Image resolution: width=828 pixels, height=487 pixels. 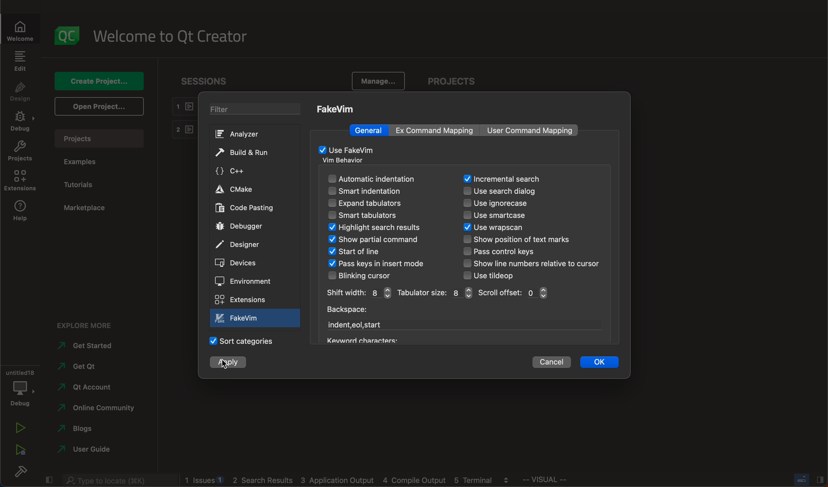 What do you see at coordinates (98, 138) in the screenshot?
I see `project` at bounding box center [98, 138].